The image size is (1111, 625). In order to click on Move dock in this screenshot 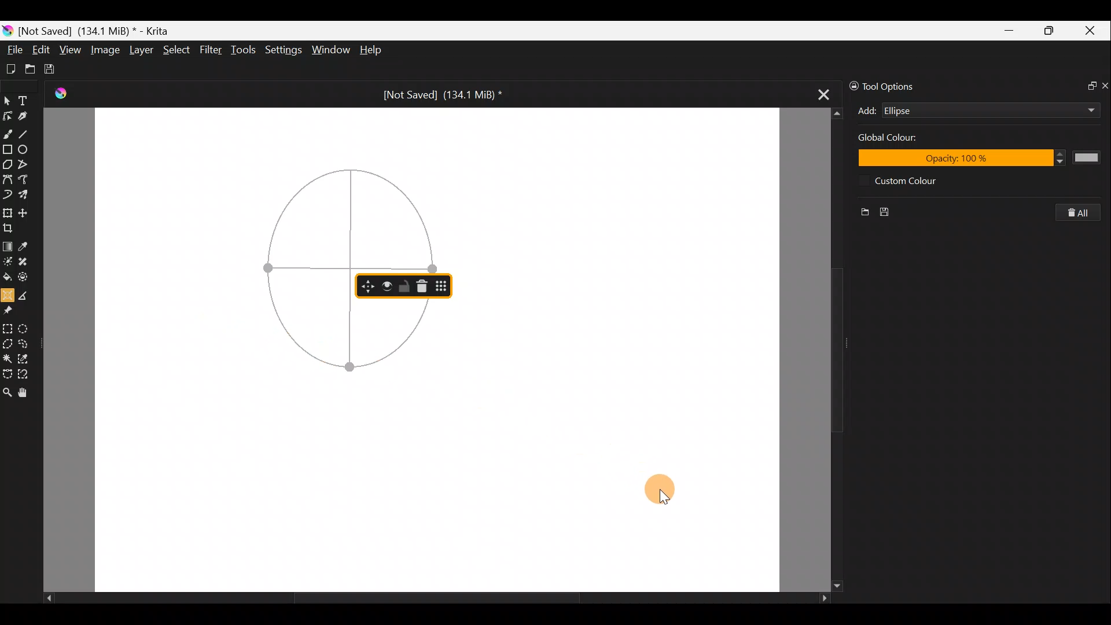, I will do `click(443, 286)`.